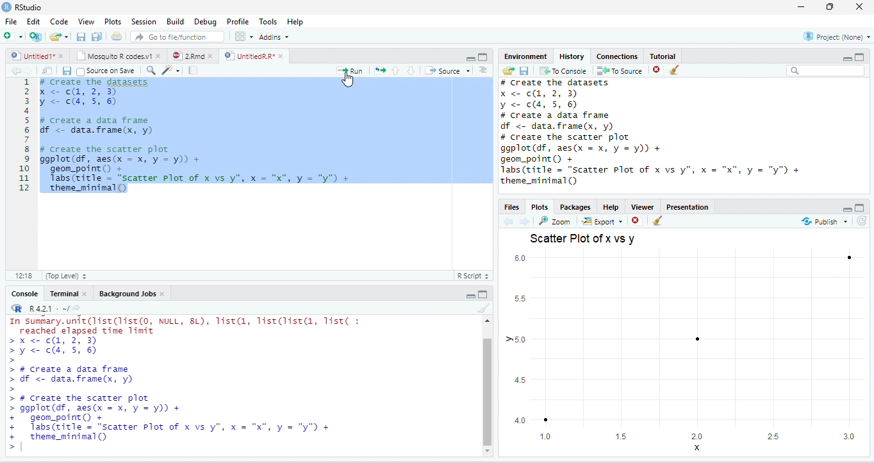  Describe the element at coordinates (23, 136) in the screenshot. I see `Line numbers` at that location.